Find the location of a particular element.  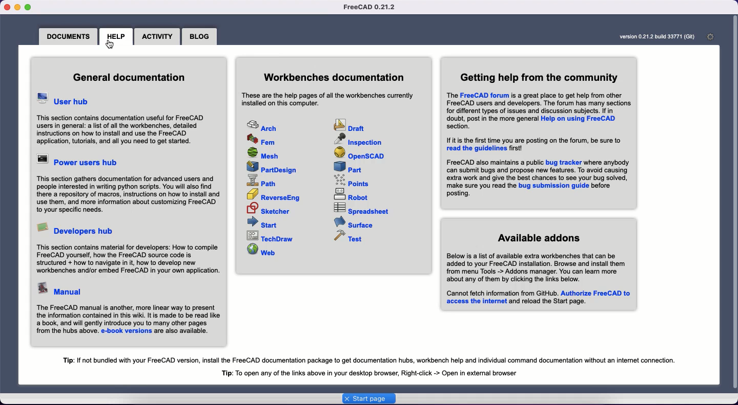

Sketcher is located at coordinates (272, 208).